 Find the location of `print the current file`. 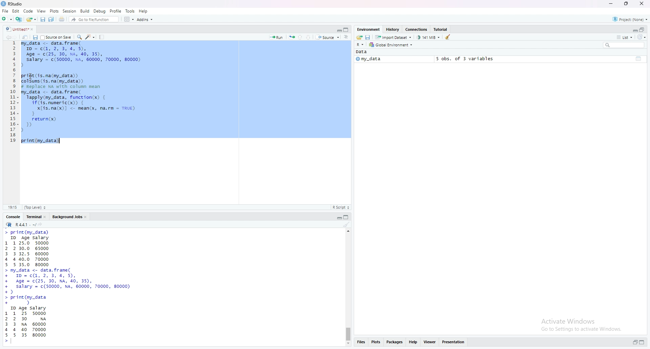

print the current file is located at coordinates (62, 19).